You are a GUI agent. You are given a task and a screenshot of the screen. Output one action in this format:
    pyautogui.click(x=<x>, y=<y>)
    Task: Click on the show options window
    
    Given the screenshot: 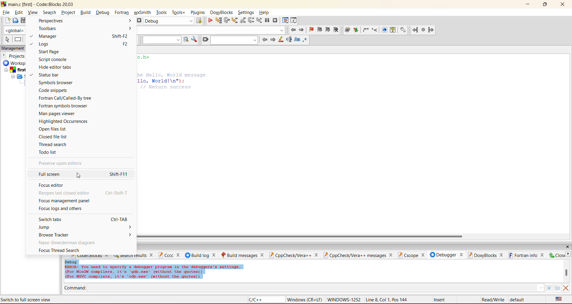 What is the action you would take?
    pyautogui.click(x=195, y=40)
    